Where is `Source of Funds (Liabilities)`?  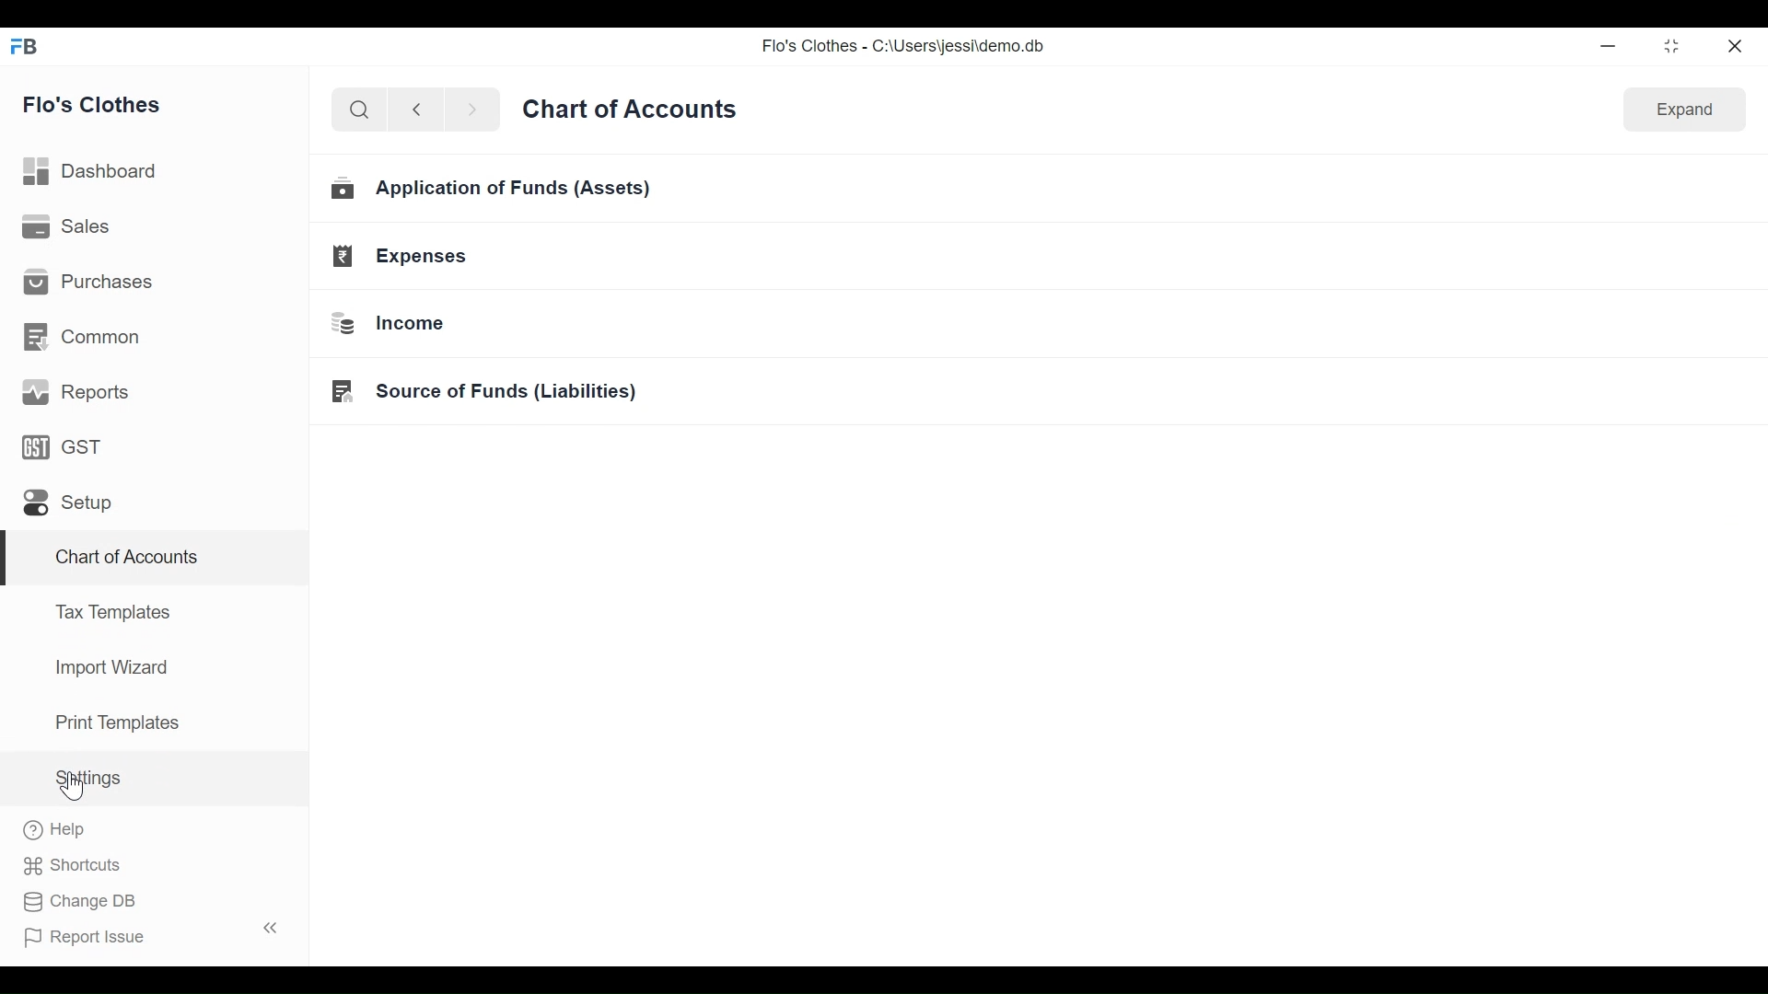 Source of Funds (Liabilities) is located at coordinates (488, 390).